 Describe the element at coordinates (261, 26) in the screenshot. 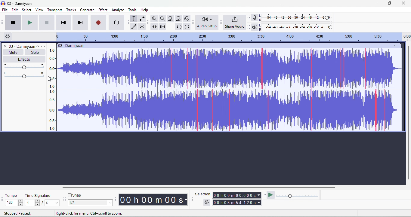

I see `L` at that location.